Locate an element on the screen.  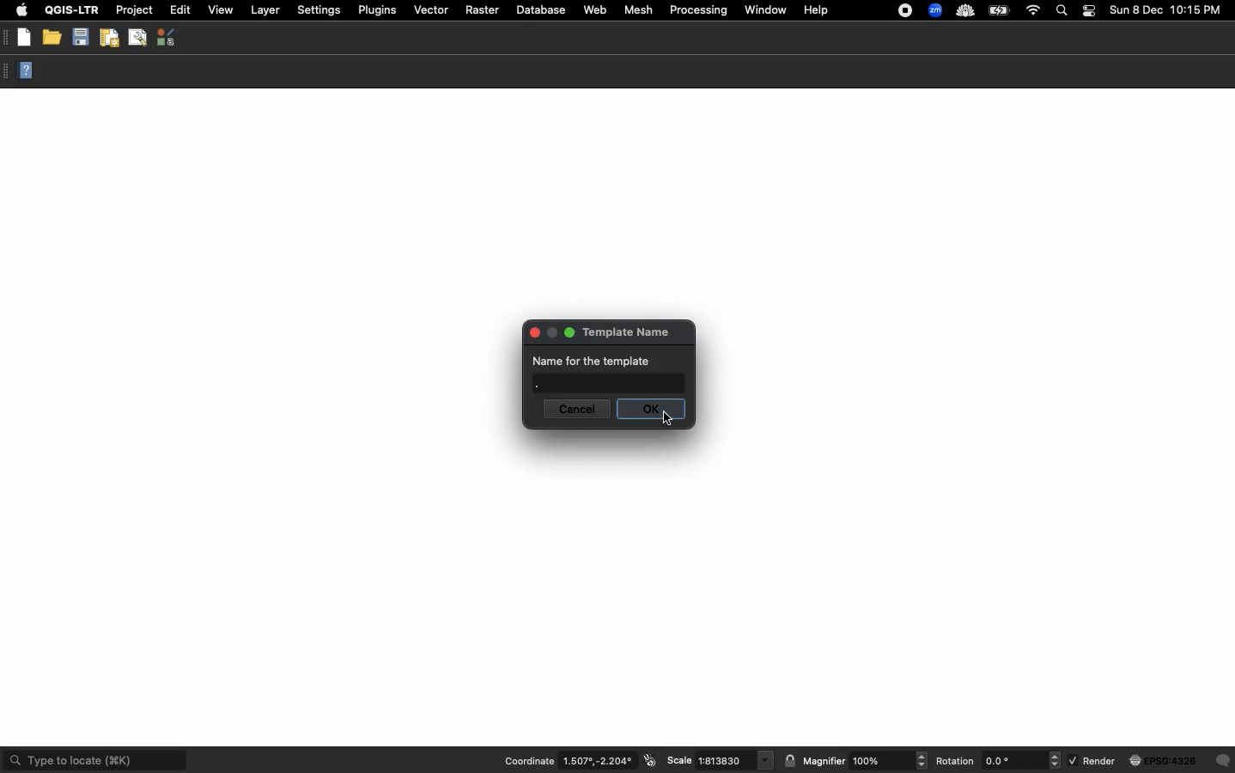
New print layout is located at coordinates (107, 41).